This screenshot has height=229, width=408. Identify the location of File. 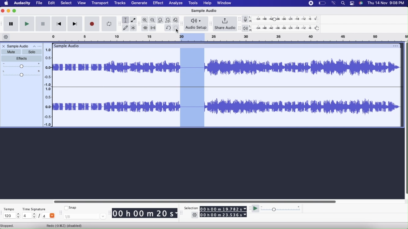
(39, 3).